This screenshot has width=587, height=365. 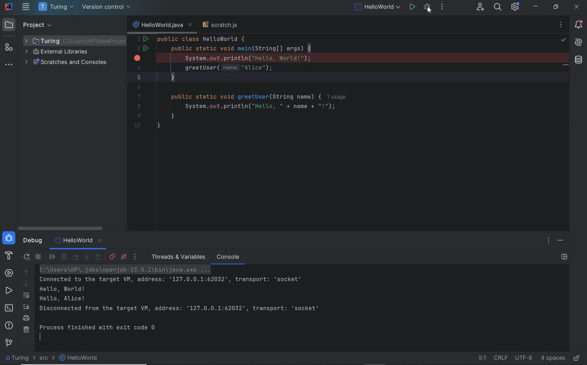 I want to click on terminal, so click(x=10, y=309).